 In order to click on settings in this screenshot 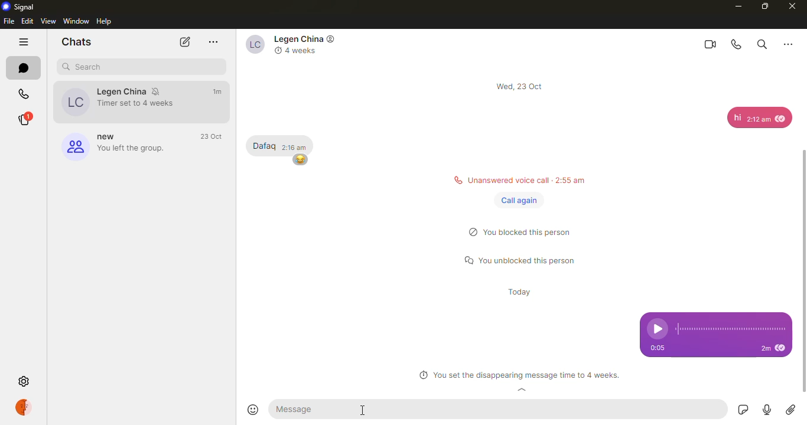, I will do `click(25, 382)`.